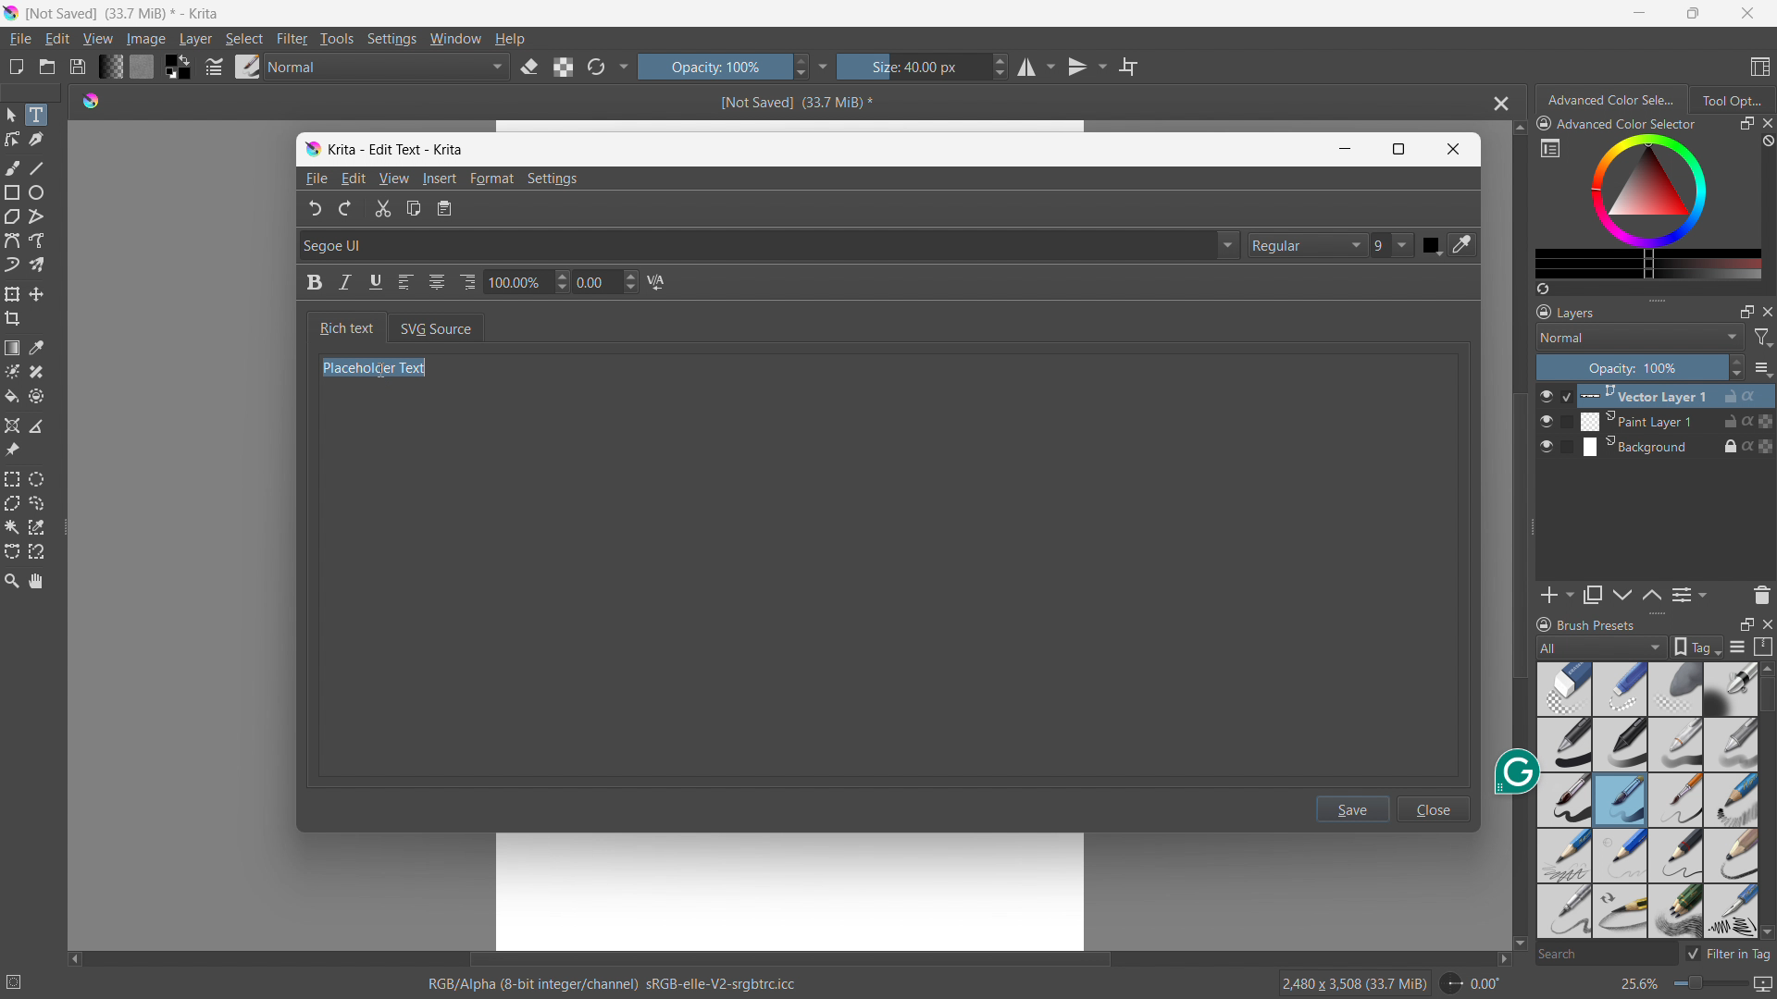 Image resolution: width=1777 pixels, height=999 pixels. I want to click on search, so click(1604, 956).